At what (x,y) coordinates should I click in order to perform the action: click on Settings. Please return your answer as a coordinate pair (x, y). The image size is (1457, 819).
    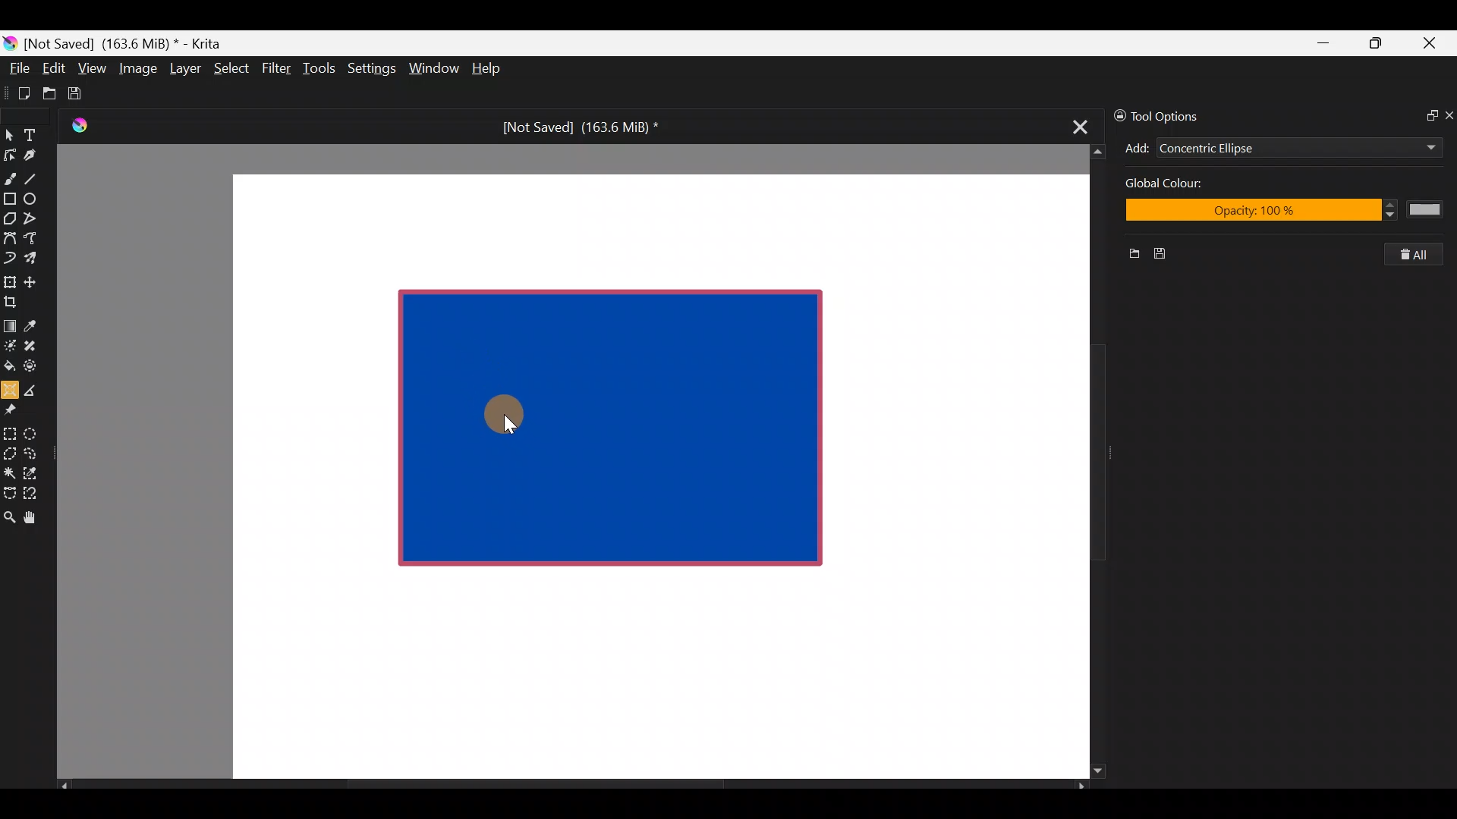
    Looking at the image, I should click on (373, 71).